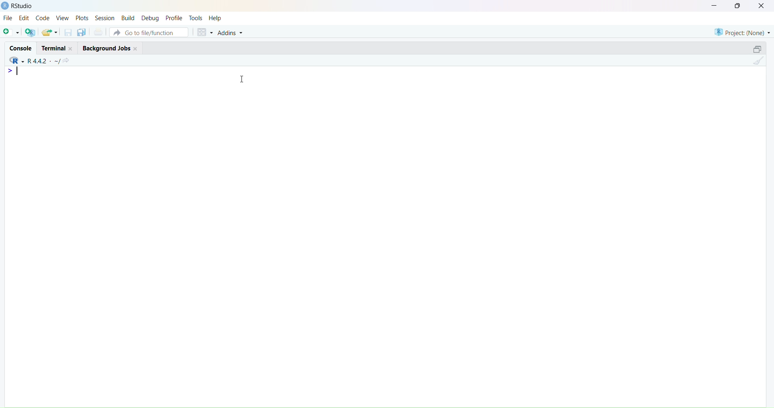 Image resolution: width=774 pixels, height=408 pixels. I want to click on build, so click(129, 19).